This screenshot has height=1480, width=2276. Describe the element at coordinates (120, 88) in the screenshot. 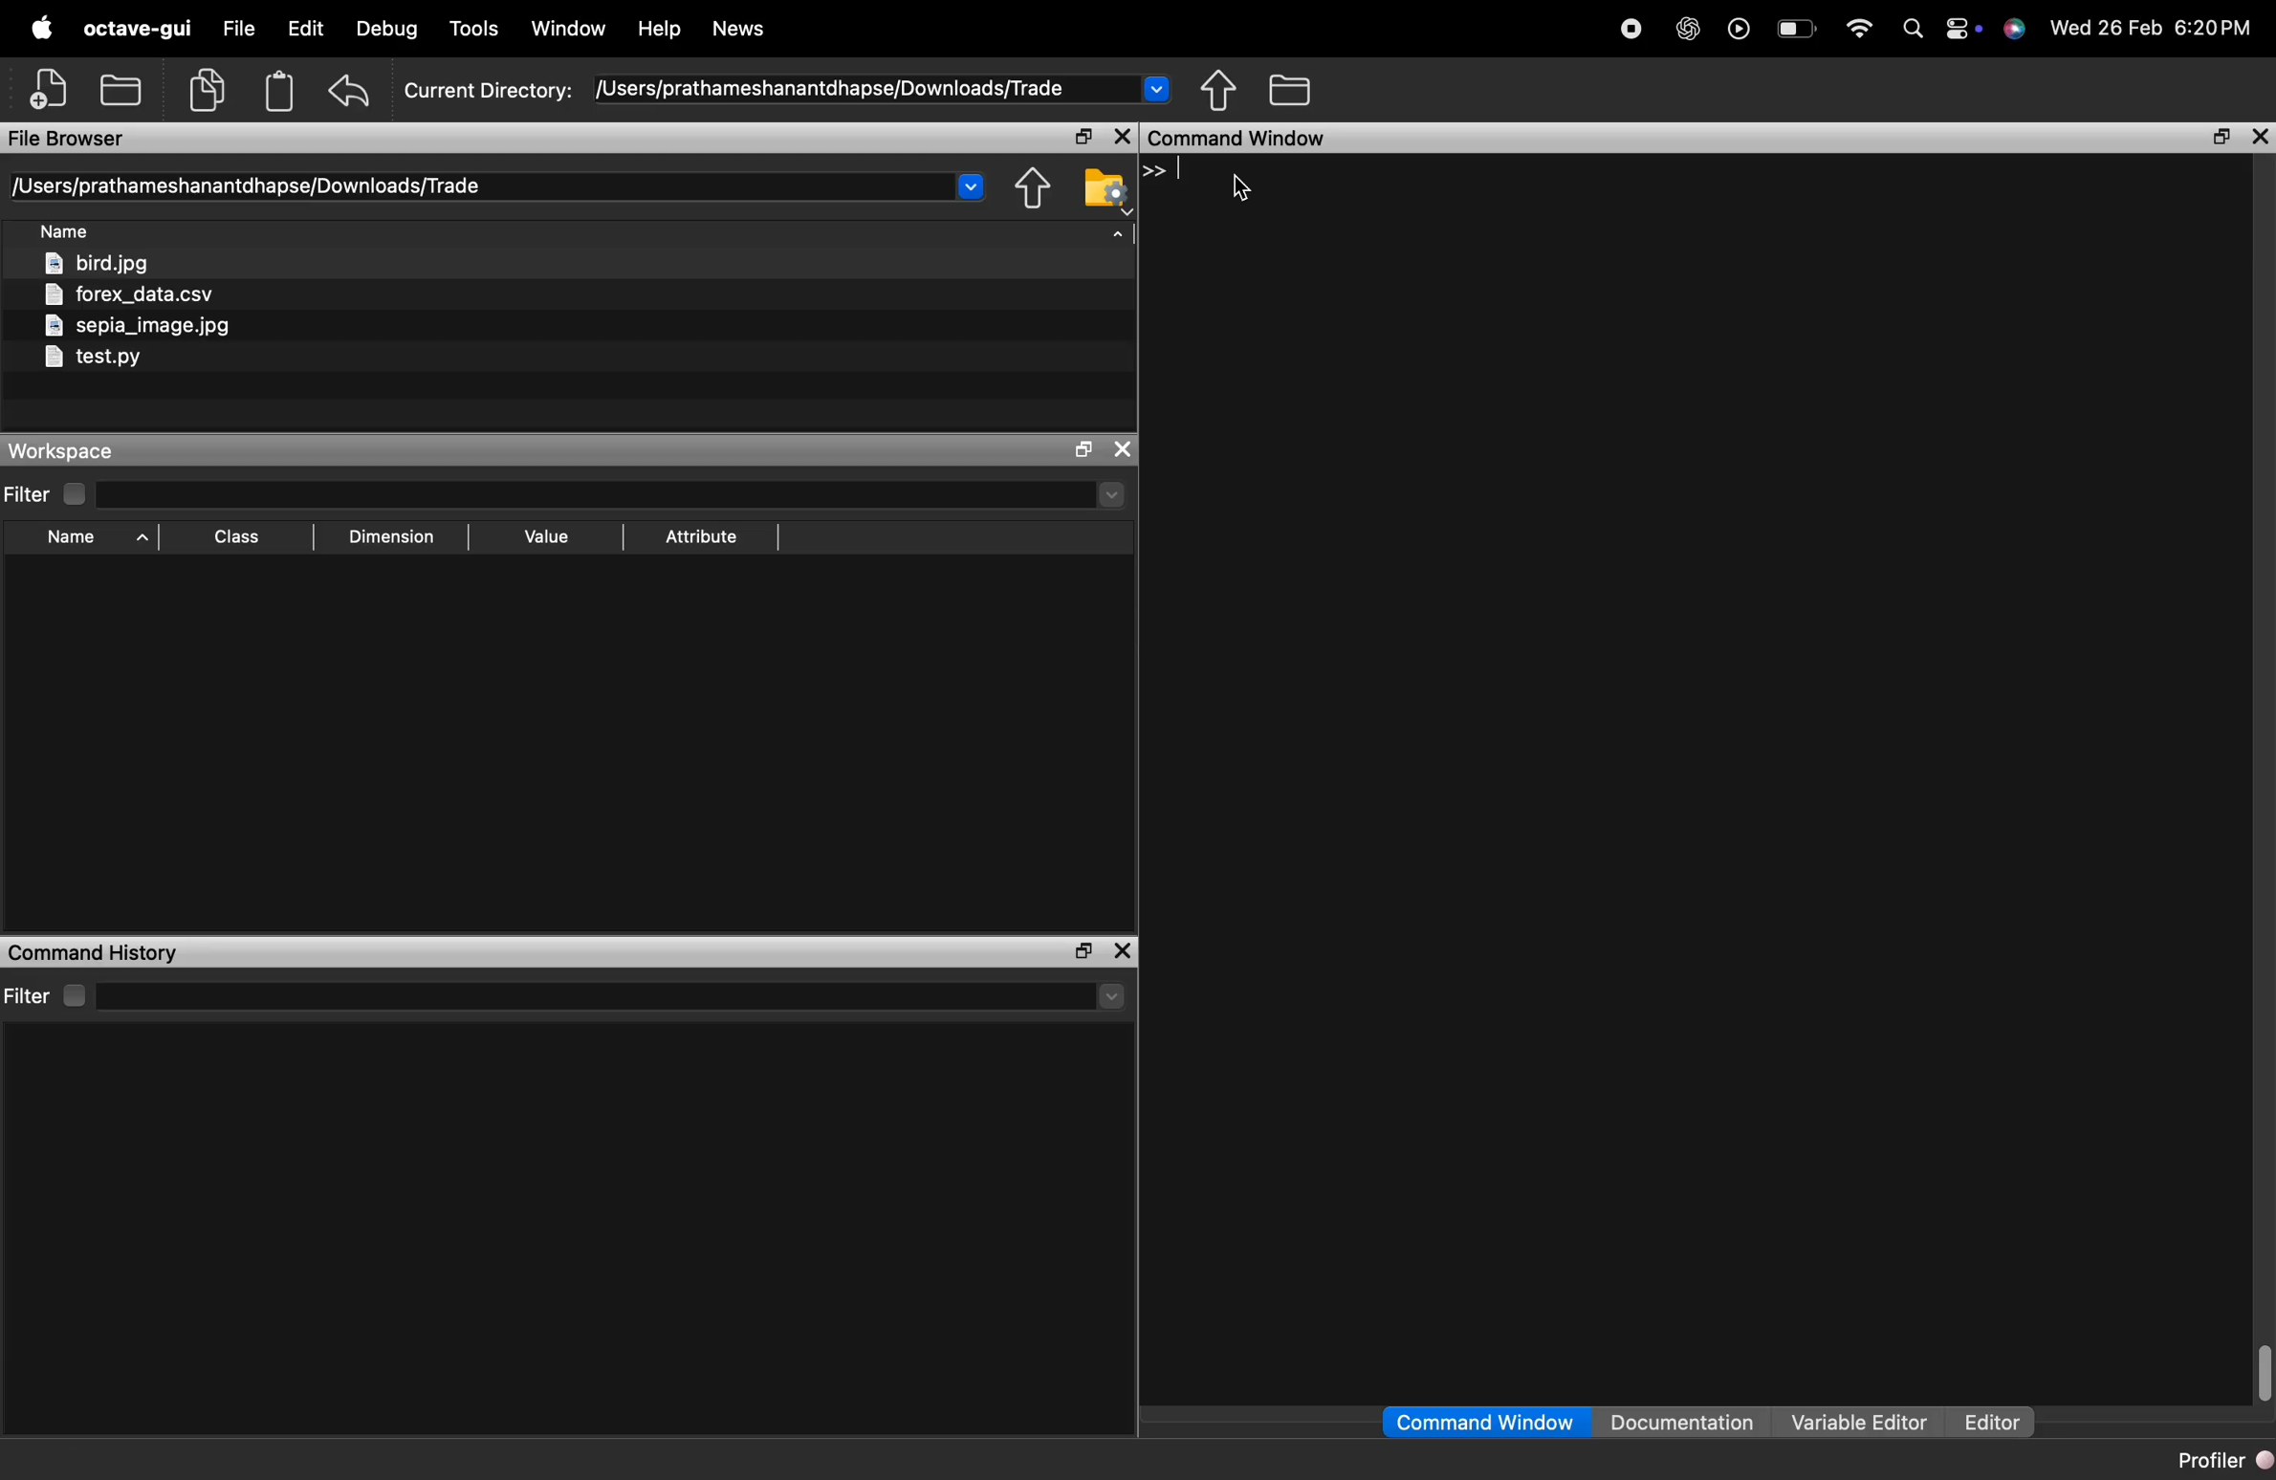

I see `New folder` at that location.